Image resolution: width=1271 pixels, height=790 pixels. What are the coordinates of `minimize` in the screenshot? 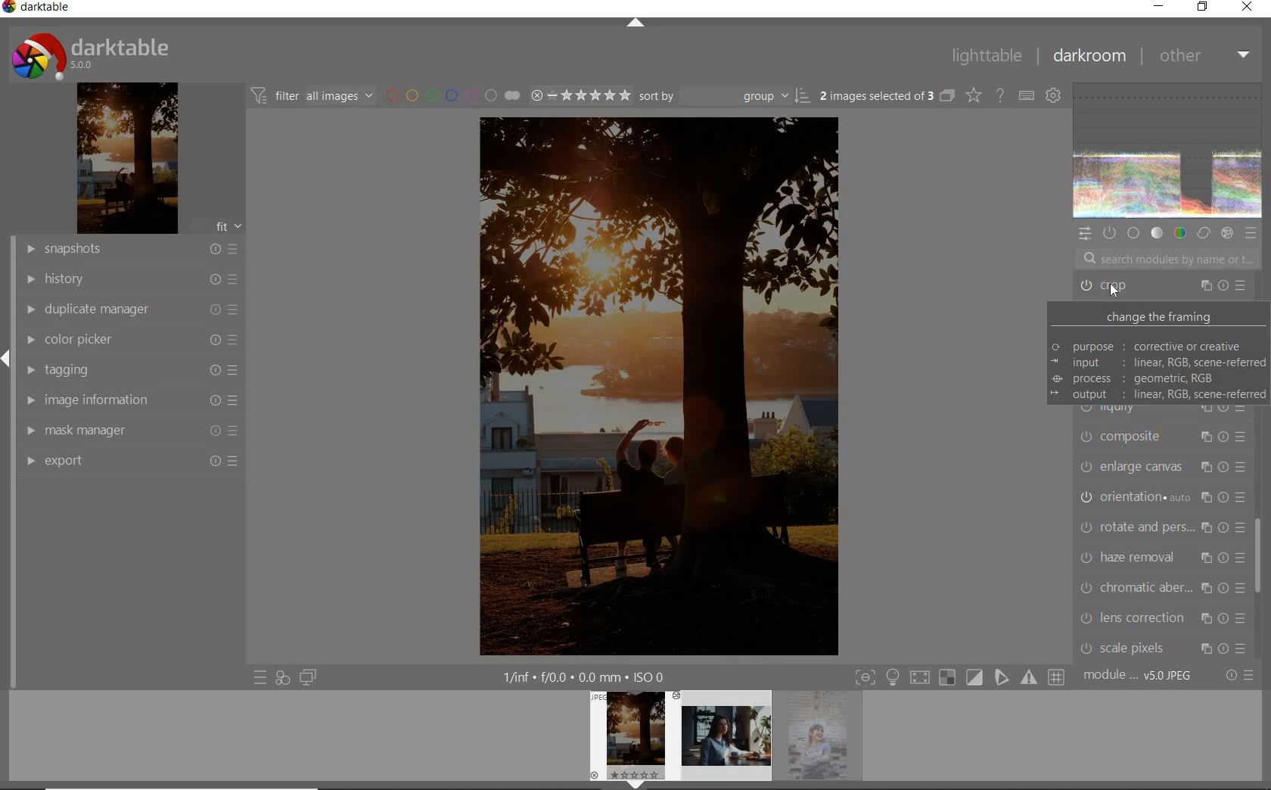 It's located at (1158, 5).